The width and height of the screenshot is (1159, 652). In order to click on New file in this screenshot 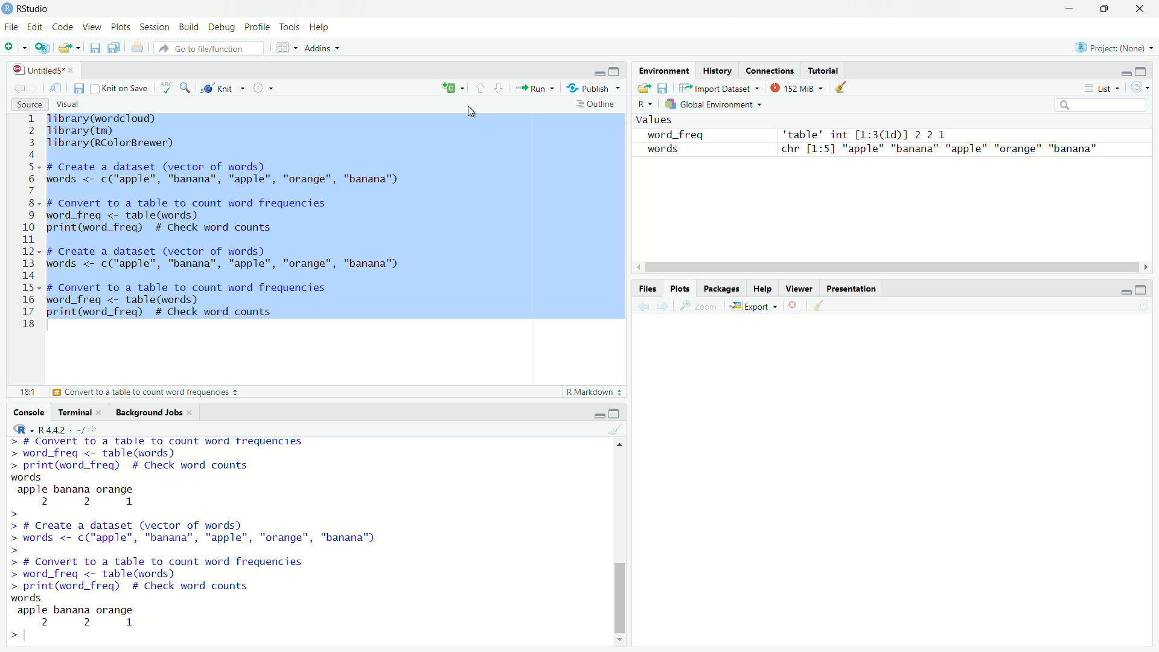, I will do `click(16, 46)`.